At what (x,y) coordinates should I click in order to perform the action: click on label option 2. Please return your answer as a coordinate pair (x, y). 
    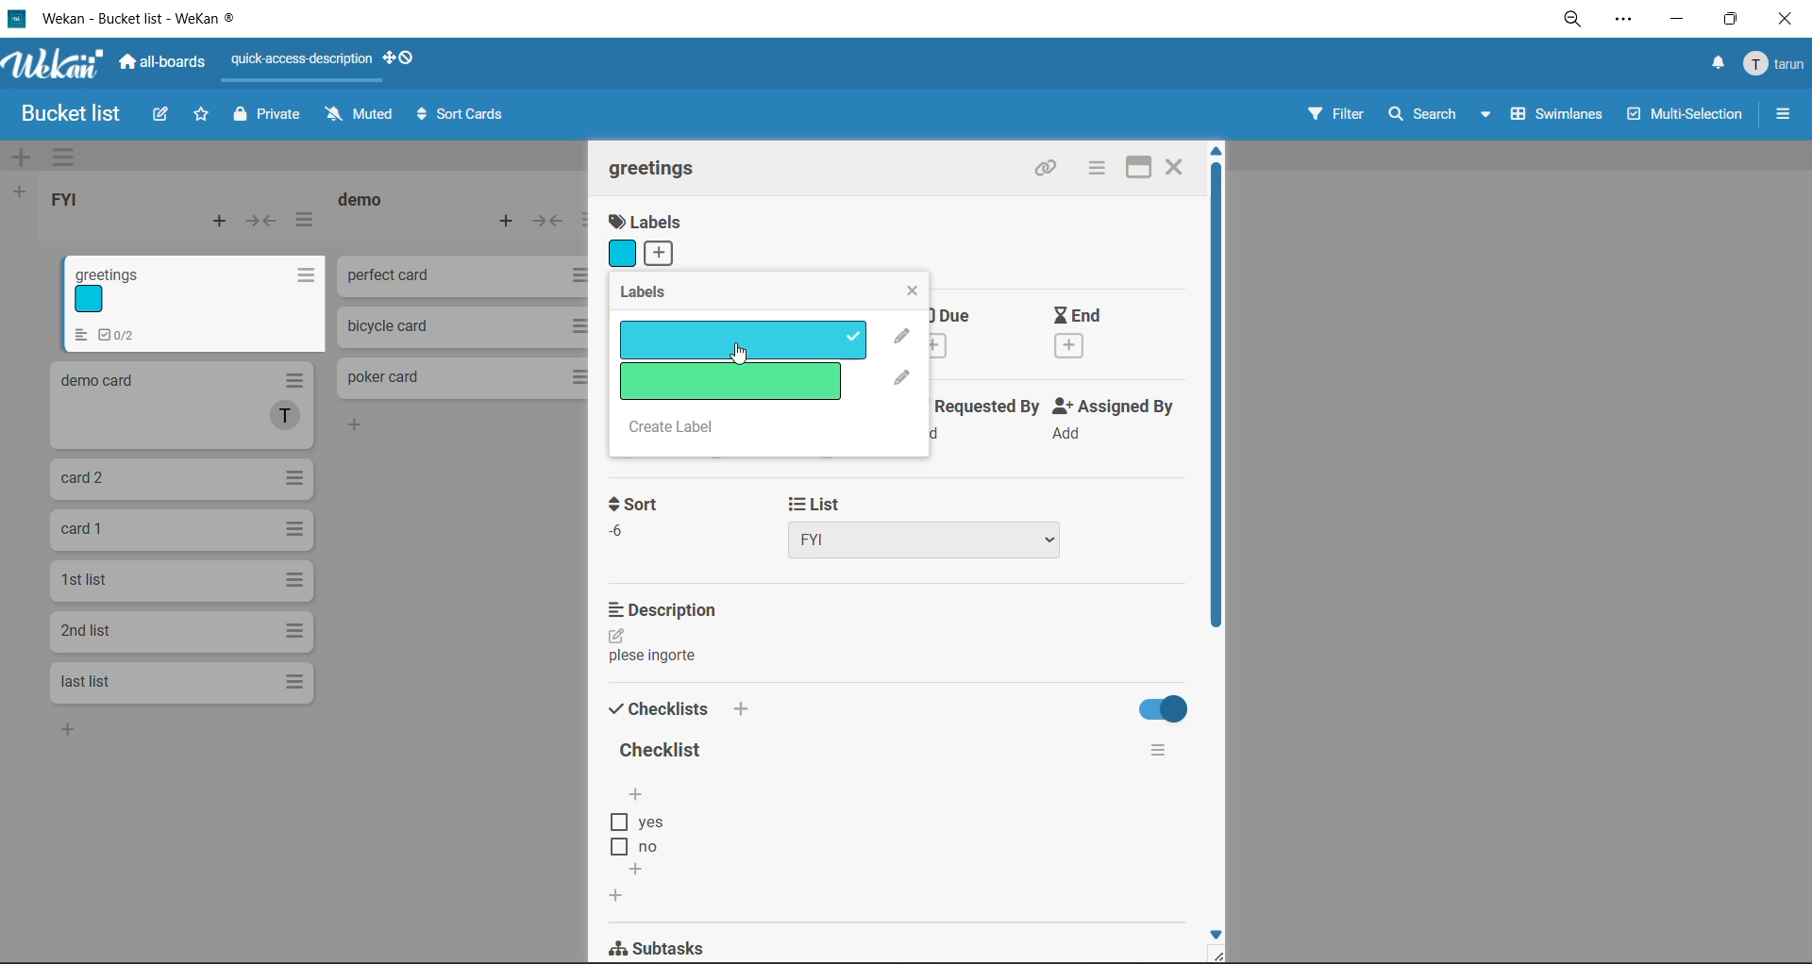
    Looking at the image, I should click on (729, 381).